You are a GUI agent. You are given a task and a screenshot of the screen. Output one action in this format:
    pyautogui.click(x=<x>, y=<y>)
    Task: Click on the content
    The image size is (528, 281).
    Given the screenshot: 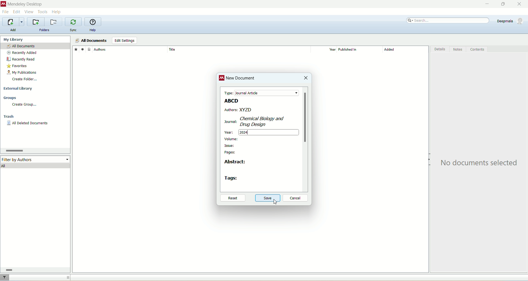 What is the action you would take?
    pyautogui.click(x=477, y=49)
    